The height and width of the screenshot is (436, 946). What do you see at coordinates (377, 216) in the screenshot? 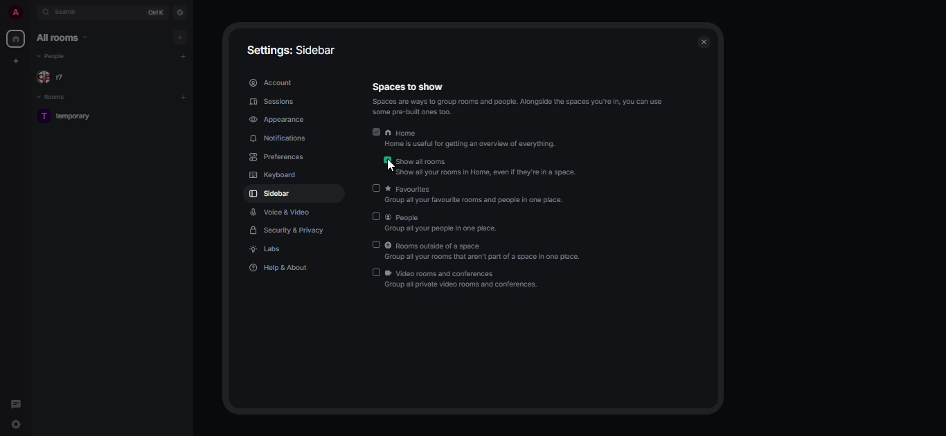
I see `disabled` at bounding box center [377, 216].